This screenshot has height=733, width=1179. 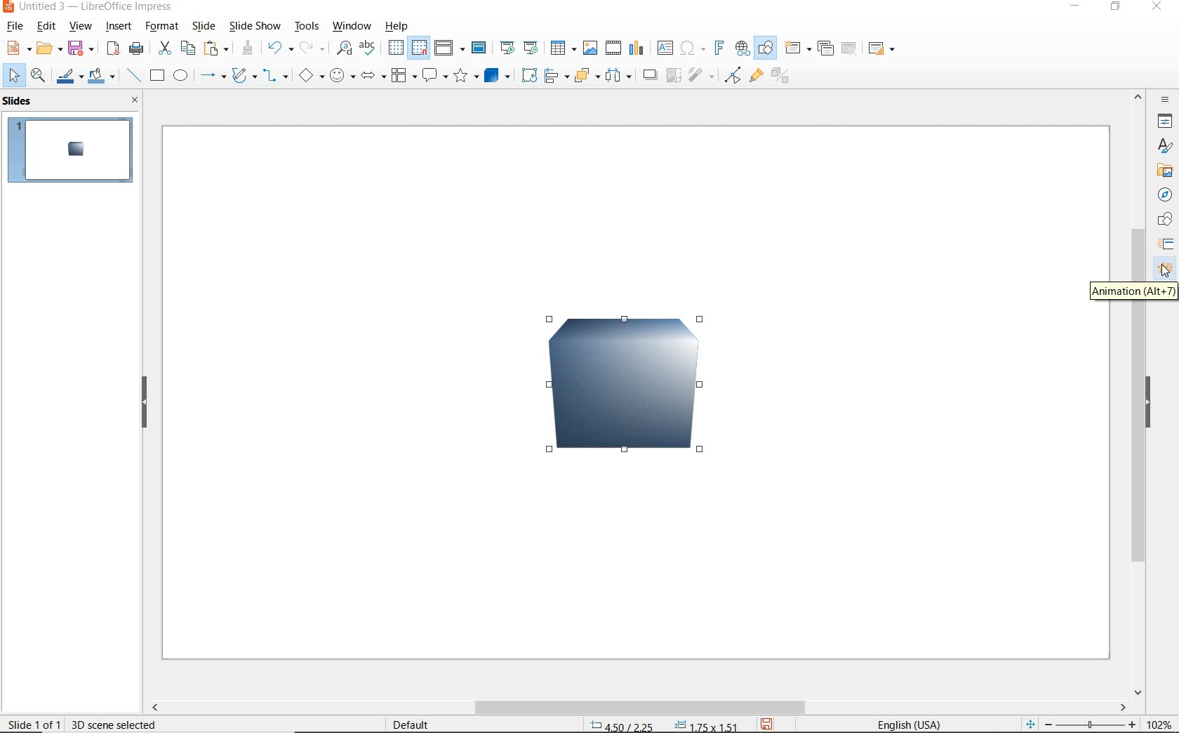 I want to click on duplicate slide, so click(x=825, y=48).